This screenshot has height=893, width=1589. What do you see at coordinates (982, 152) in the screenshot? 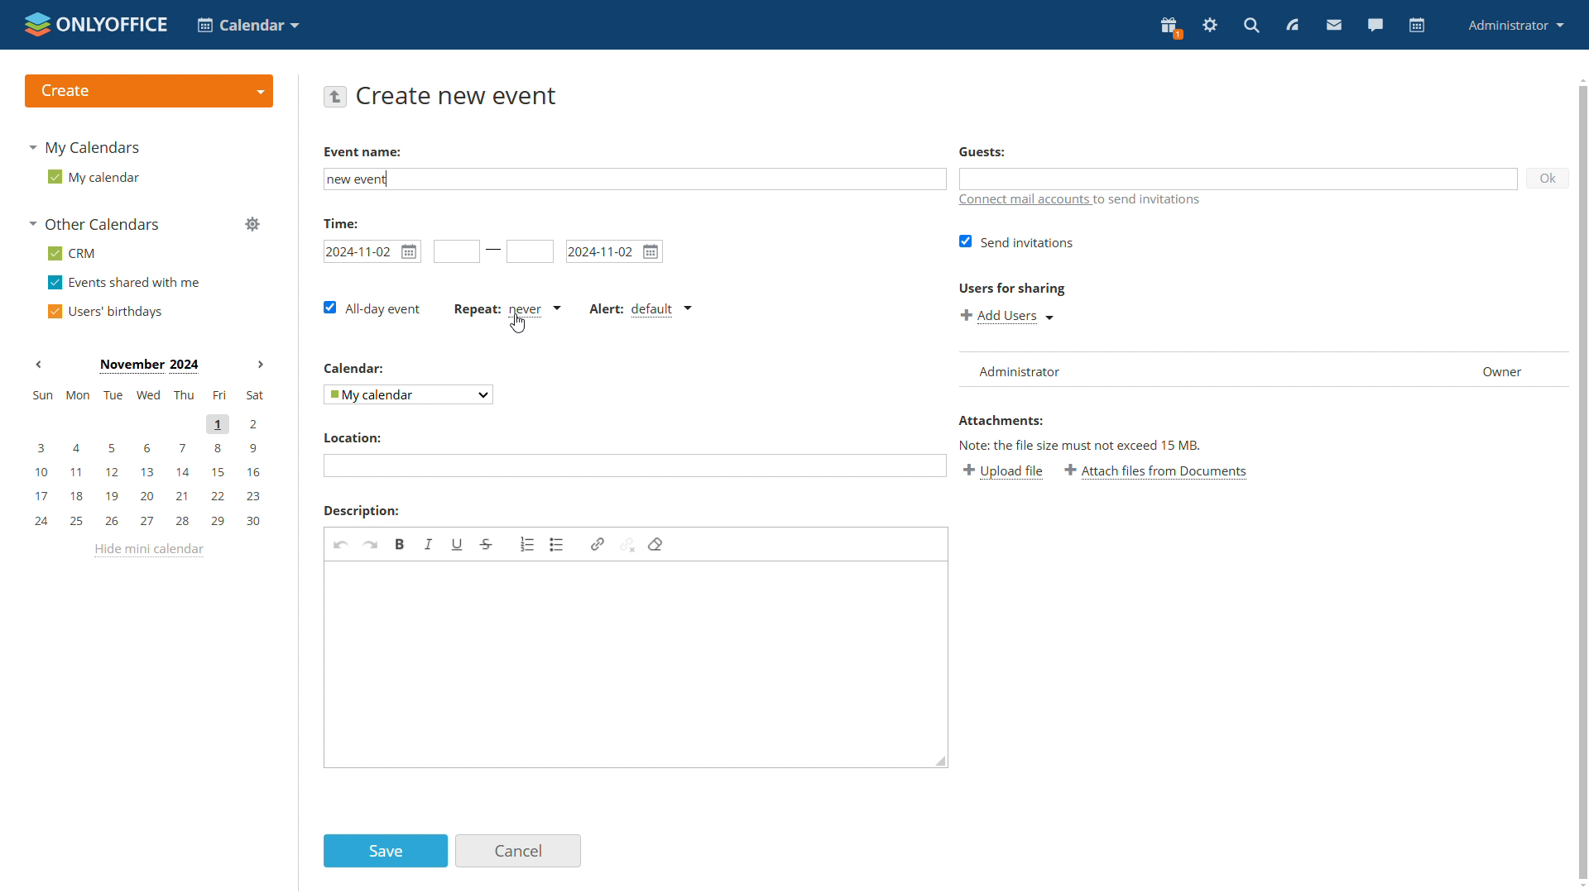
I see `Guests` at bounding box center [982, 152].